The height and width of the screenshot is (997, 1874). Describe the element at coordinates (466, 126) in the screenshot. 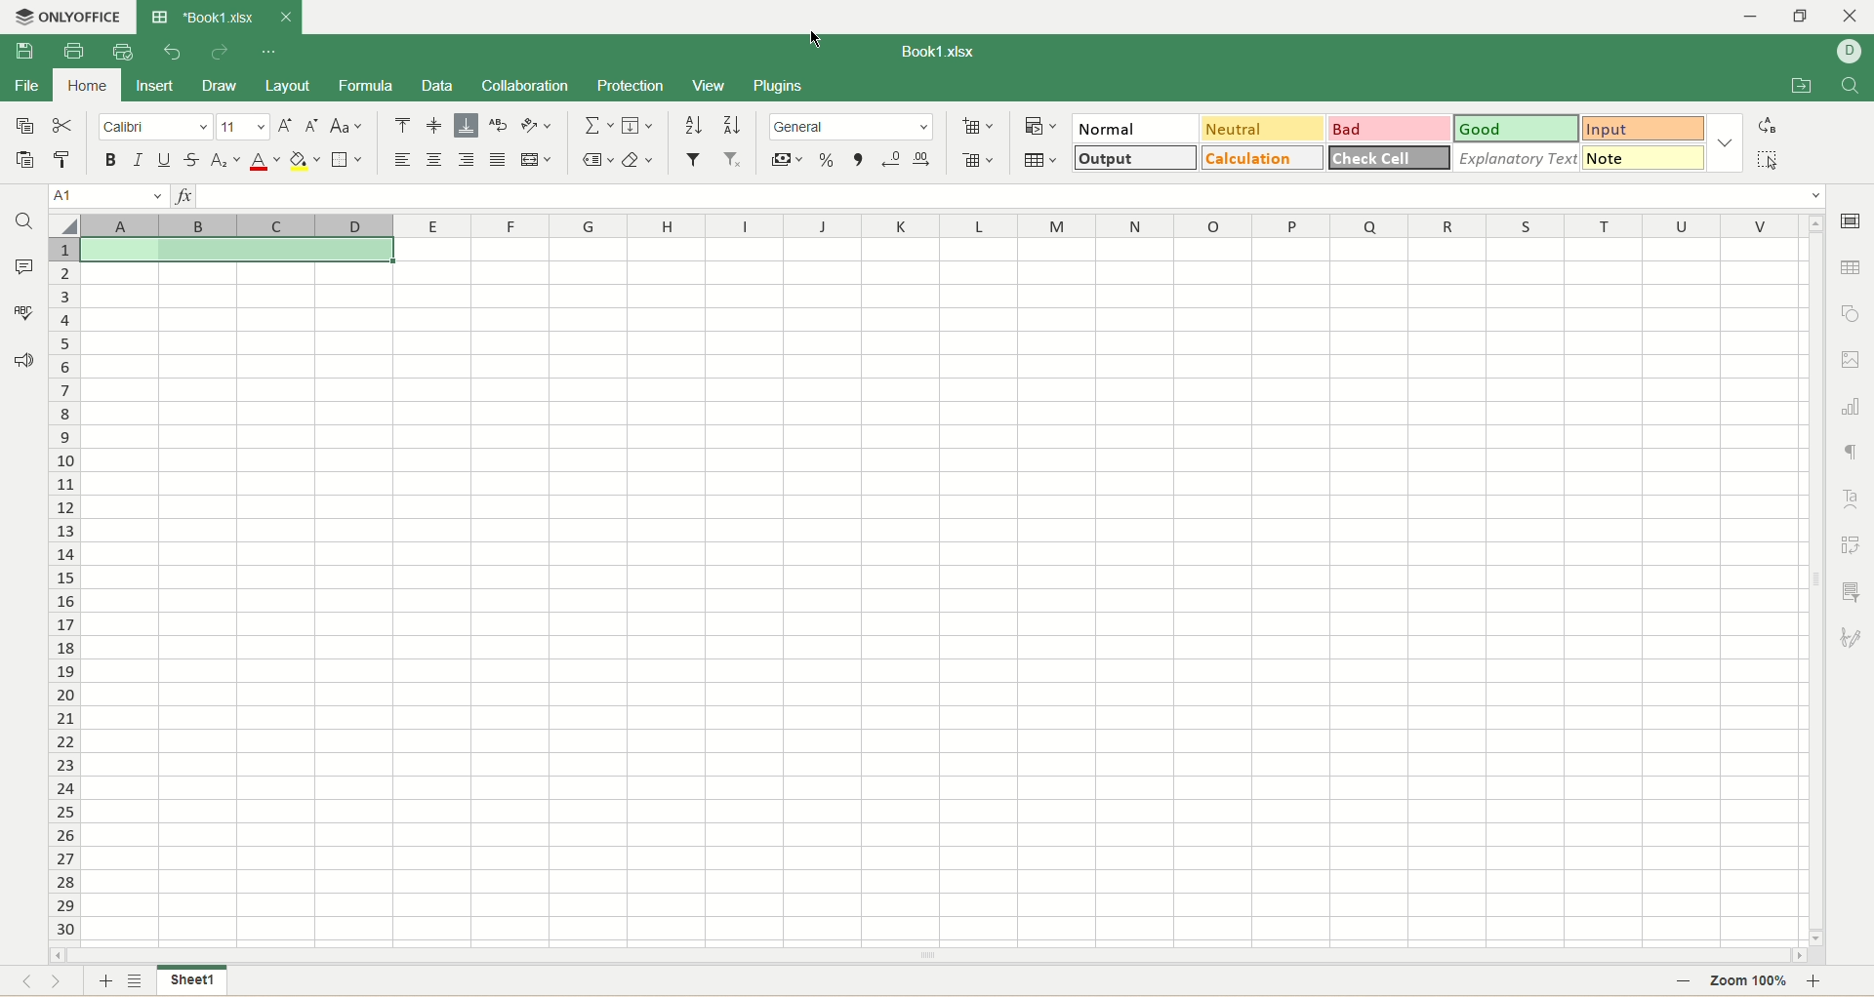

I see `align bottom` at that location.